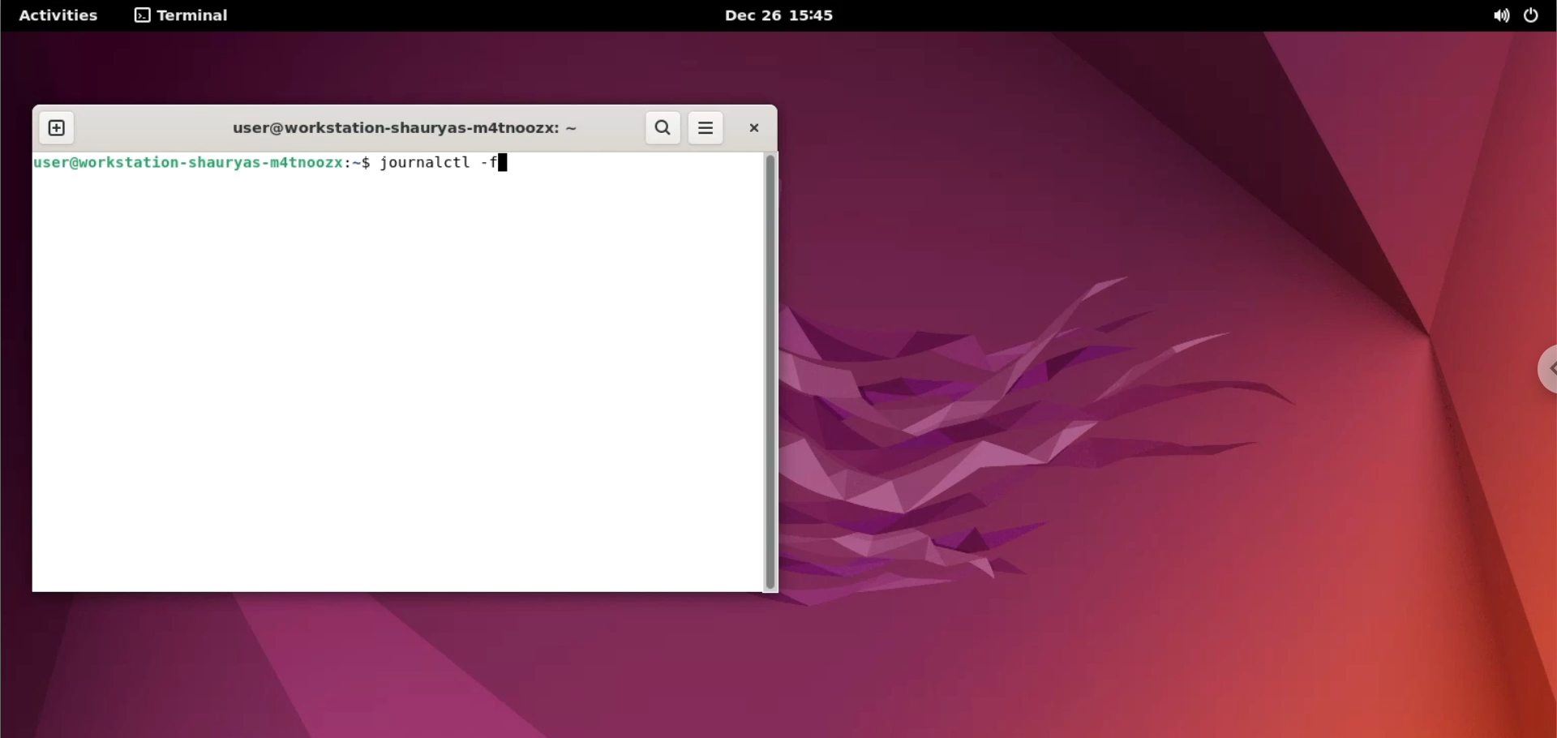 The image size is (1557, 738). Describe the element at coordinates (753, 127) in the screenshot. I see `close` at that location.